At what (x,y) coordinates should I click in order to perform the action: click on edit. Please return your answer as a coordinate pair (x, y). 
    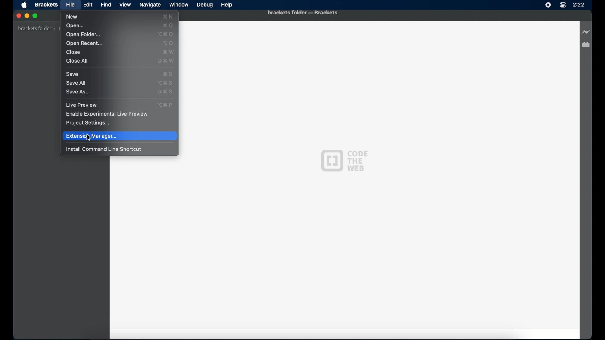
    Looking at the image, I should click on (88, 5).